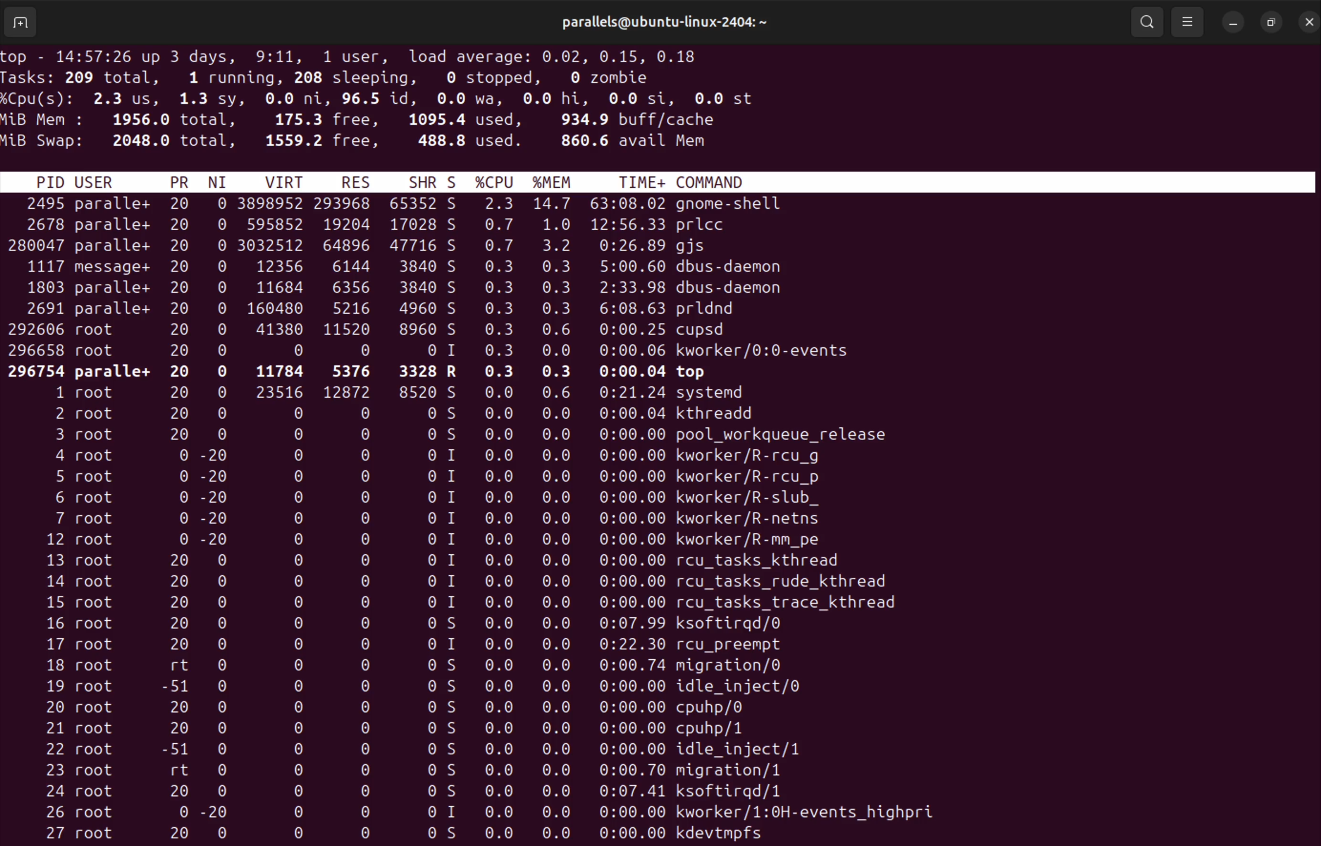 The height and width of the screenshot is (846, 1321). What do you see at coordinates (1233, 23) in the screenshot?
I see `minimize` at bounding box center [1233, 23].